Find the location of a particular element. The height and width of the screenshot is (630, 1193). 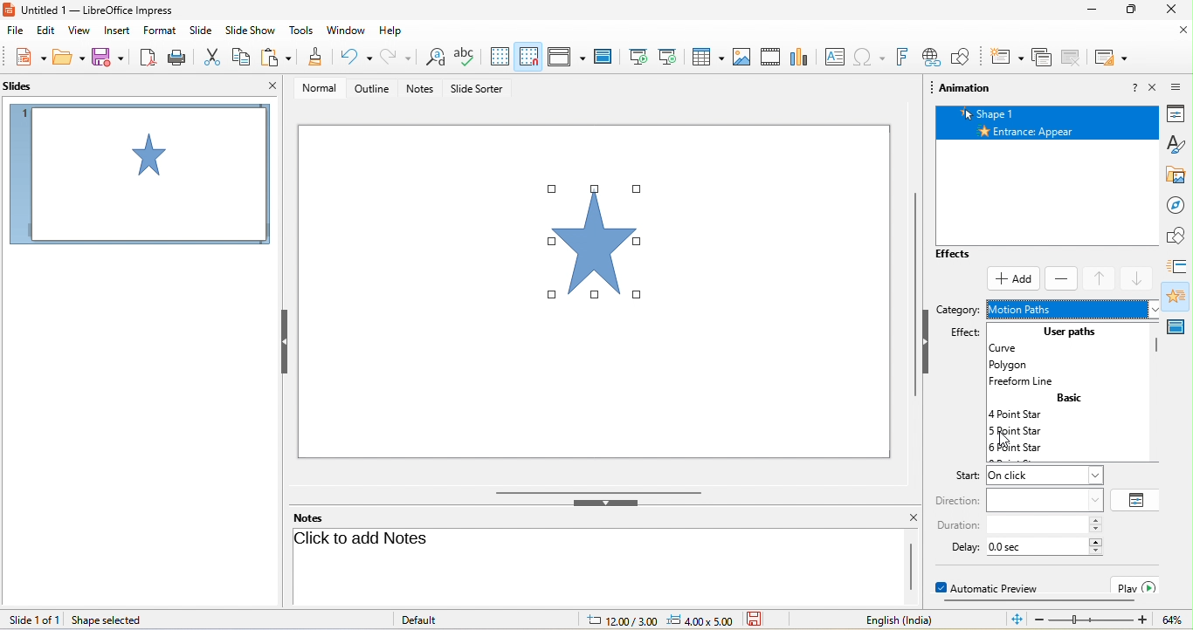

start from first slide is located at coordinates (636, 57).